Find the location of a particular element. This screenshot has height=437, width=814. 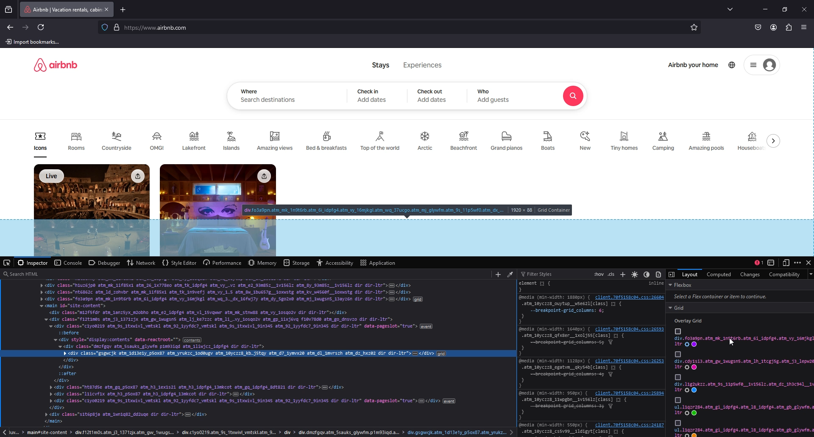

minimize is located at coordinates (765, 9).